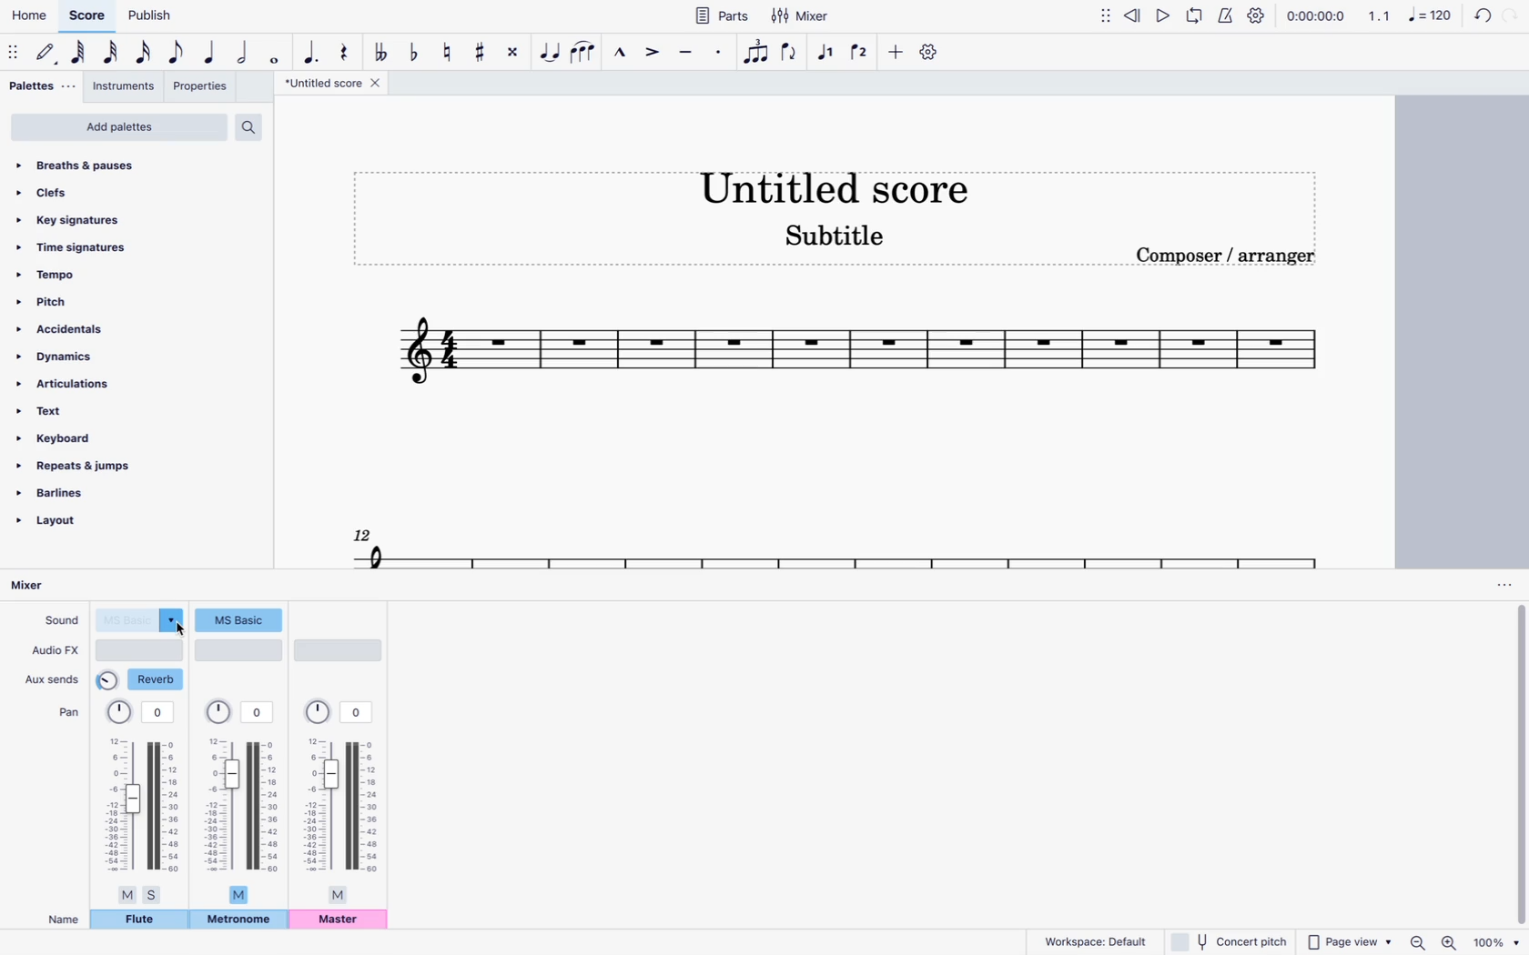 The height and width of the screenshot is (955, 1529). Describe the element at coordinates (858, 357) in the screenshot. I see `scale` at that location.